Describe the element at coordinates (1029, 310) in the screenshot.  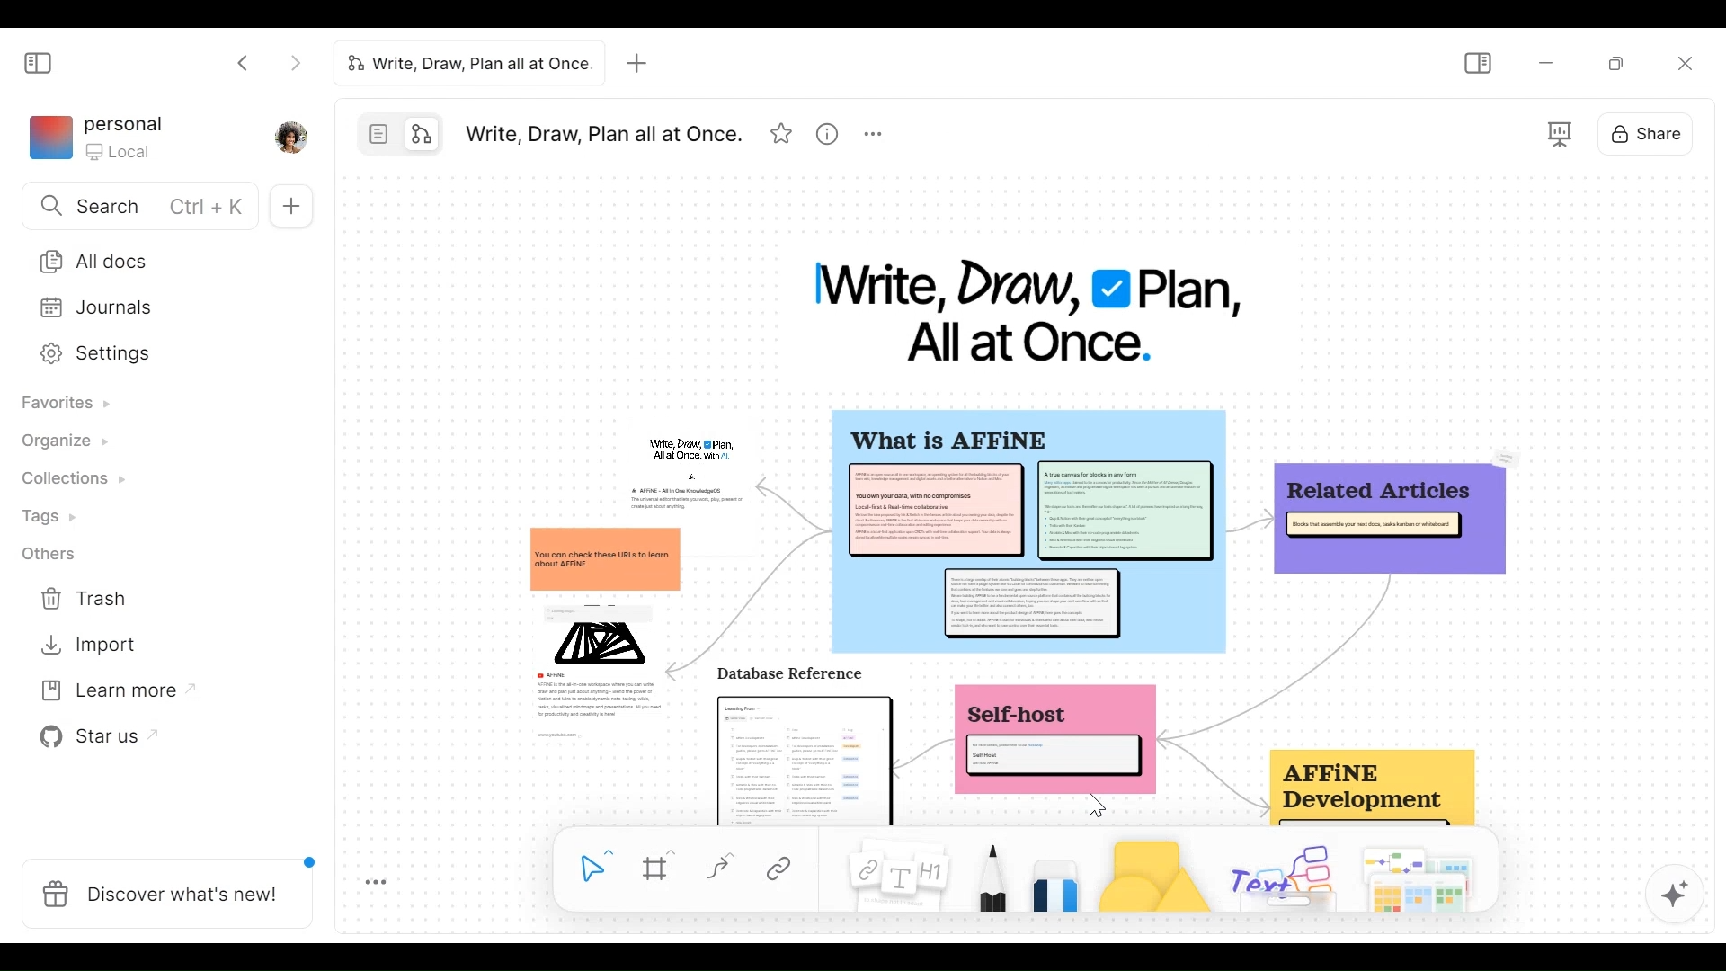
I see `Write, Draw, @ Plan,
All at Once.` at that location.